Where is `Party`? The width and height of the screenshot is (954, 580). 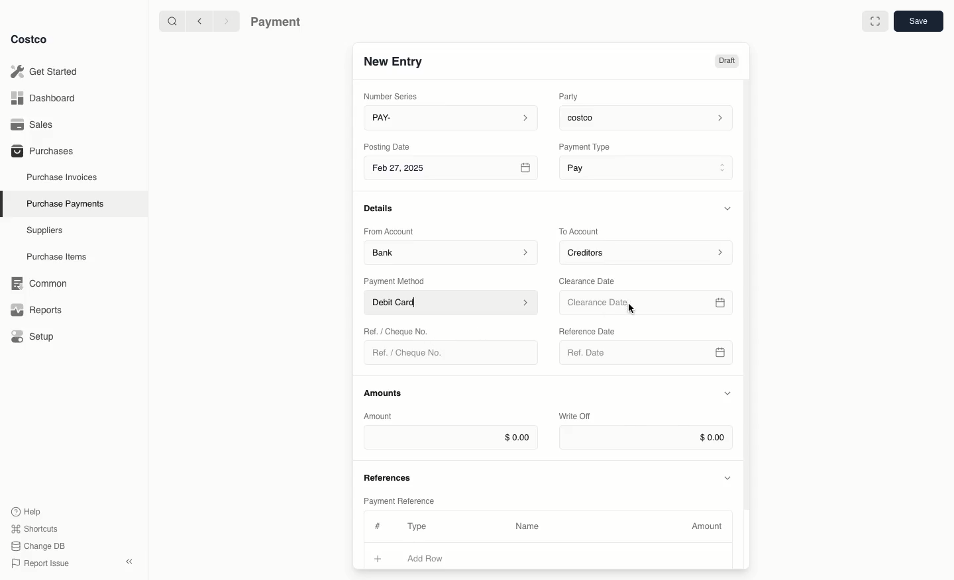
Party is located at coordinates (571, 96).